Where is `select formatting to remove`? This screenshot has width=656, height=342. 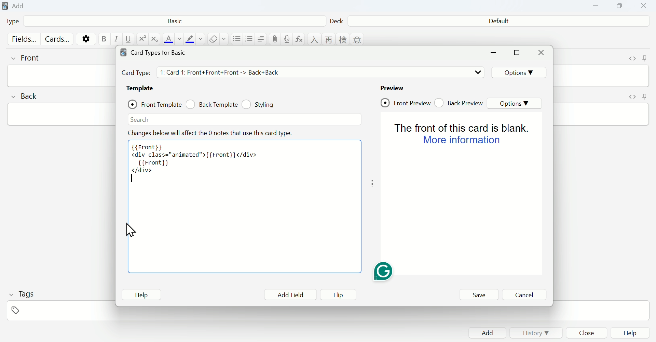
select formatting to remove is located at coordinates (224, 39).